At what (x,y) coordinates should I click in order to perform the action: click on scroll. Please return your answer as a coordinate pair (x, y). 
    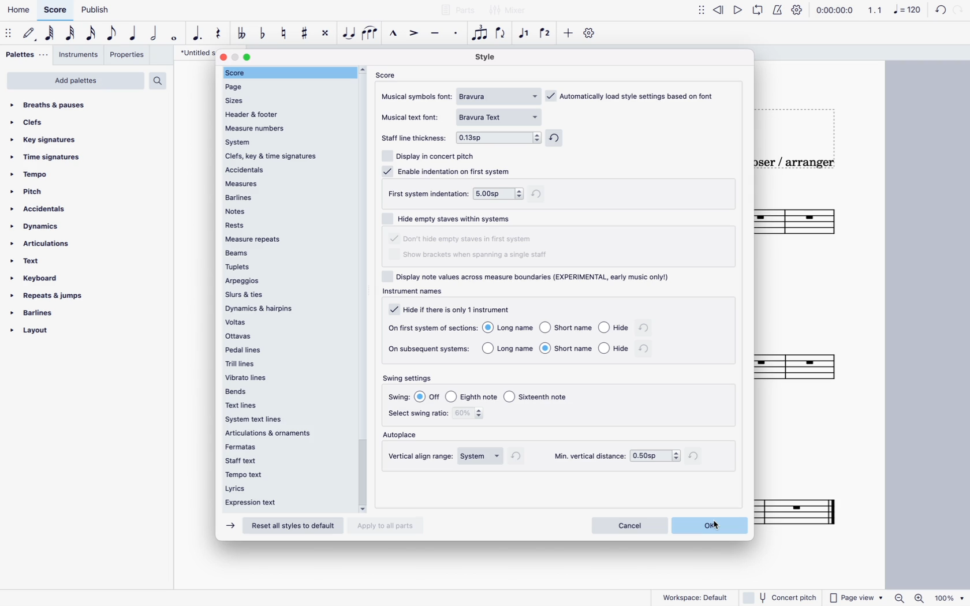
    Looking at the image, I should click on (365, 289).